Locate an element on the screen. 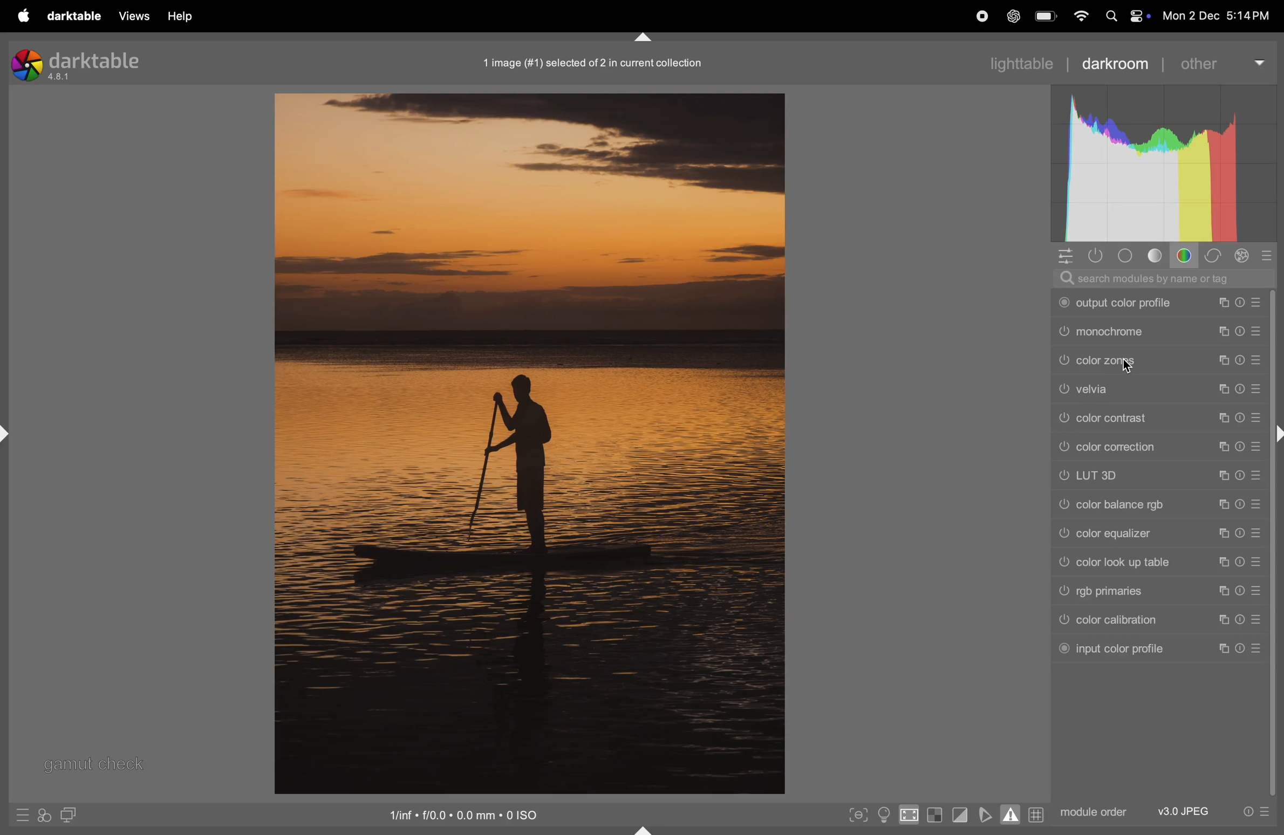 Image resolution: width=1284 pixels, height=835 pixels. 1 image (#1) selected of 2 in current collection is located at coordinates (592, 64).